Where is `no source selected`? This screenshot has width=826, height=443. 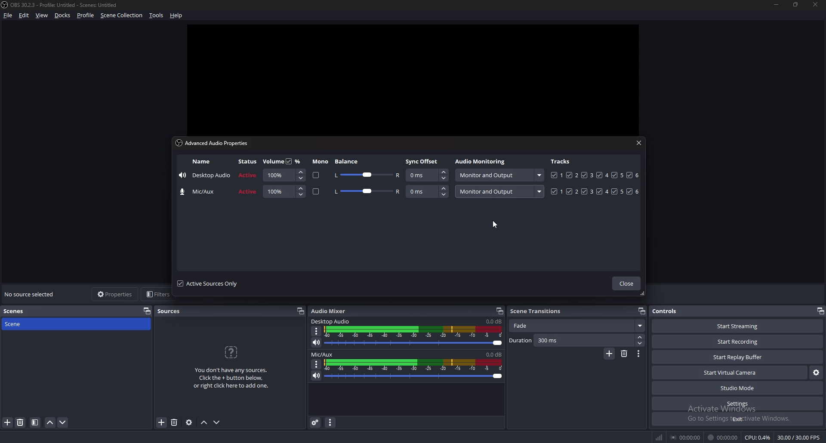
no source selected is located at coordinates (31, 294).